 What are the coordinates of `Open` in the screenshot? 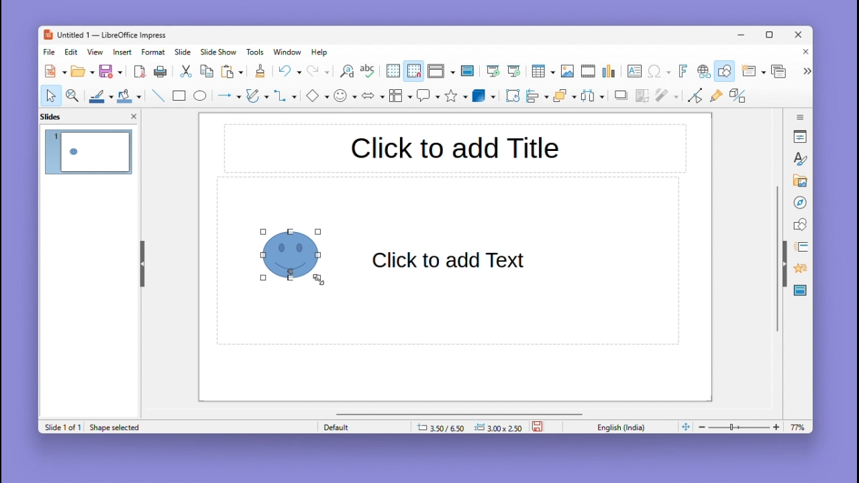 It's located at (83, 72).